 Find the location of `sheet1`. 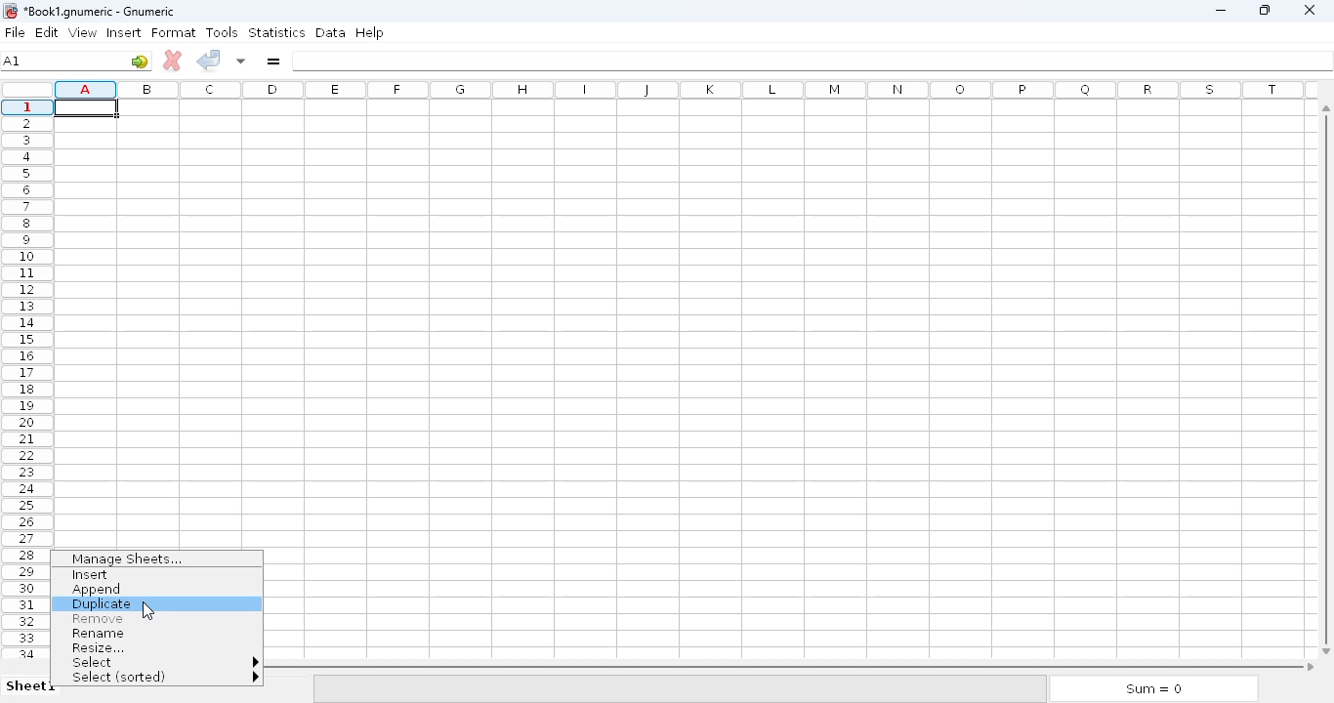

sheet1 is located at coordinates (31, 685).